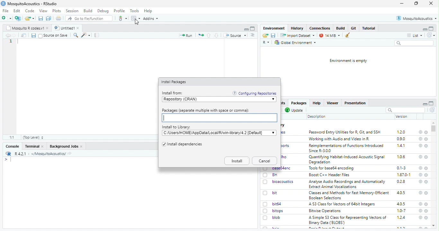 This screenshot has width=439, height=231. I want to click on web, so click(421, 218).